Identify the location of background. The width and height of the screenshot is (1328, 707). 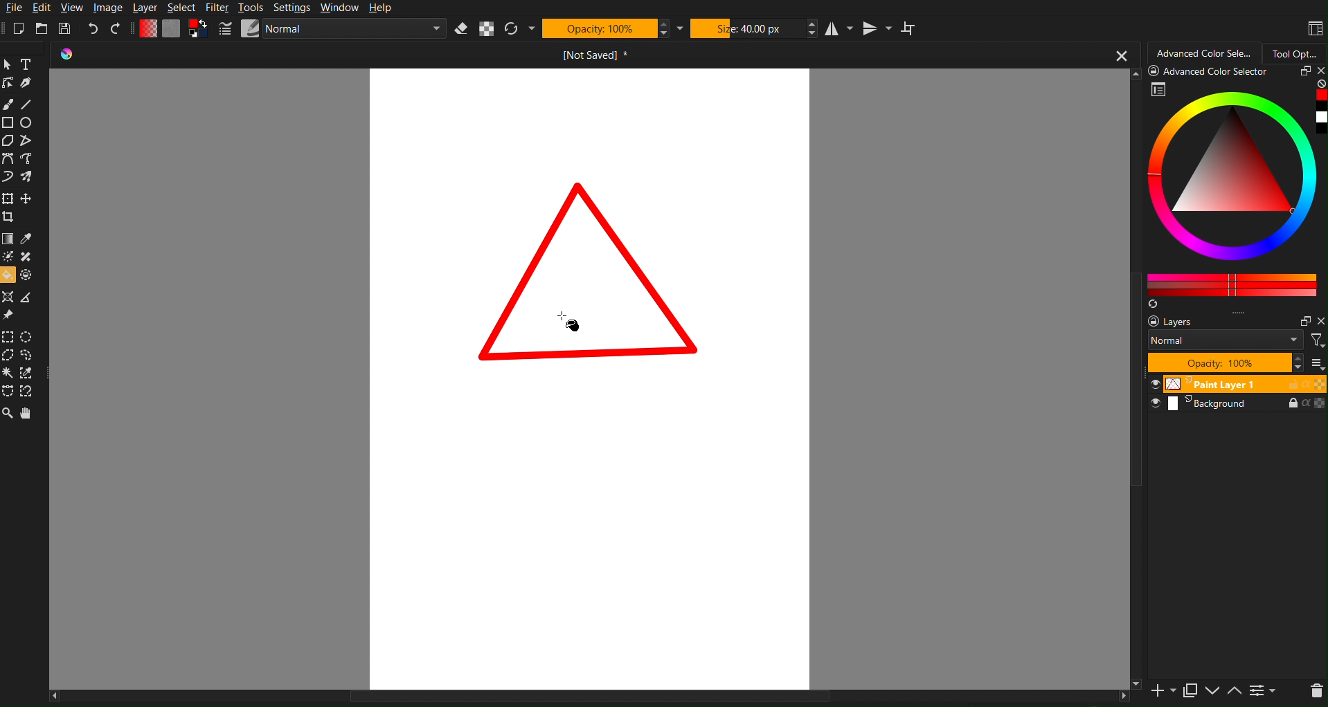
(1239, 405).